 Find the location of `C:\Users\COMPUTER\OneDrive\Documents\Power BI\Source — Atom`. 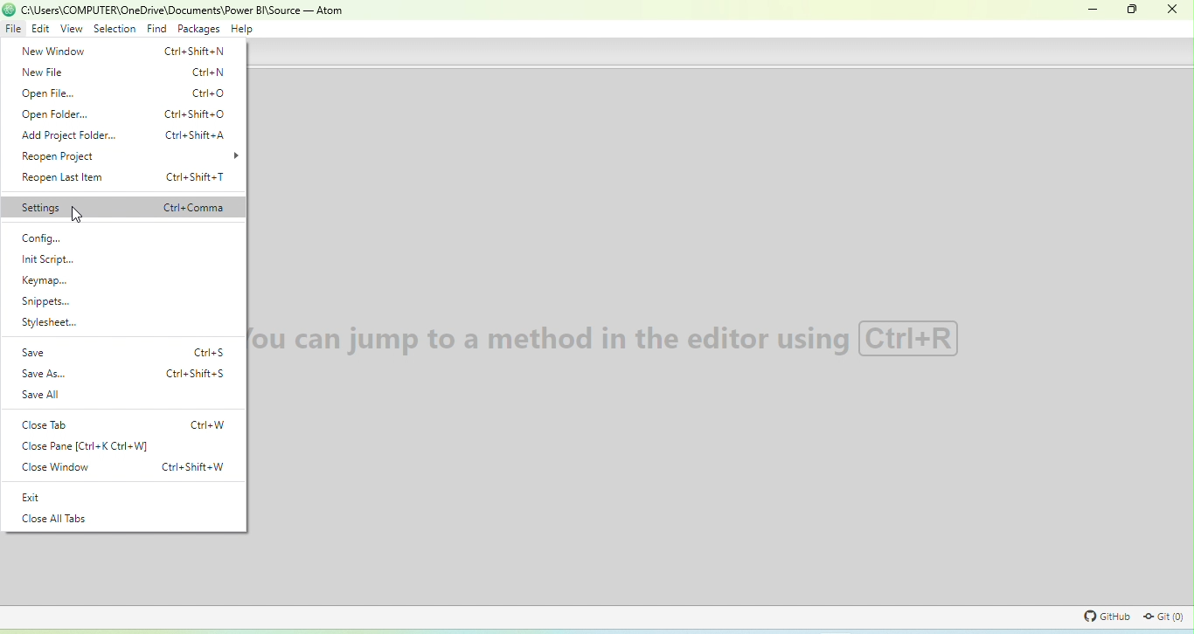

C:\Users\COMPUTER\OneDrive\Documents\Power BI\Source — Atom is located at coordinates (184, 10).